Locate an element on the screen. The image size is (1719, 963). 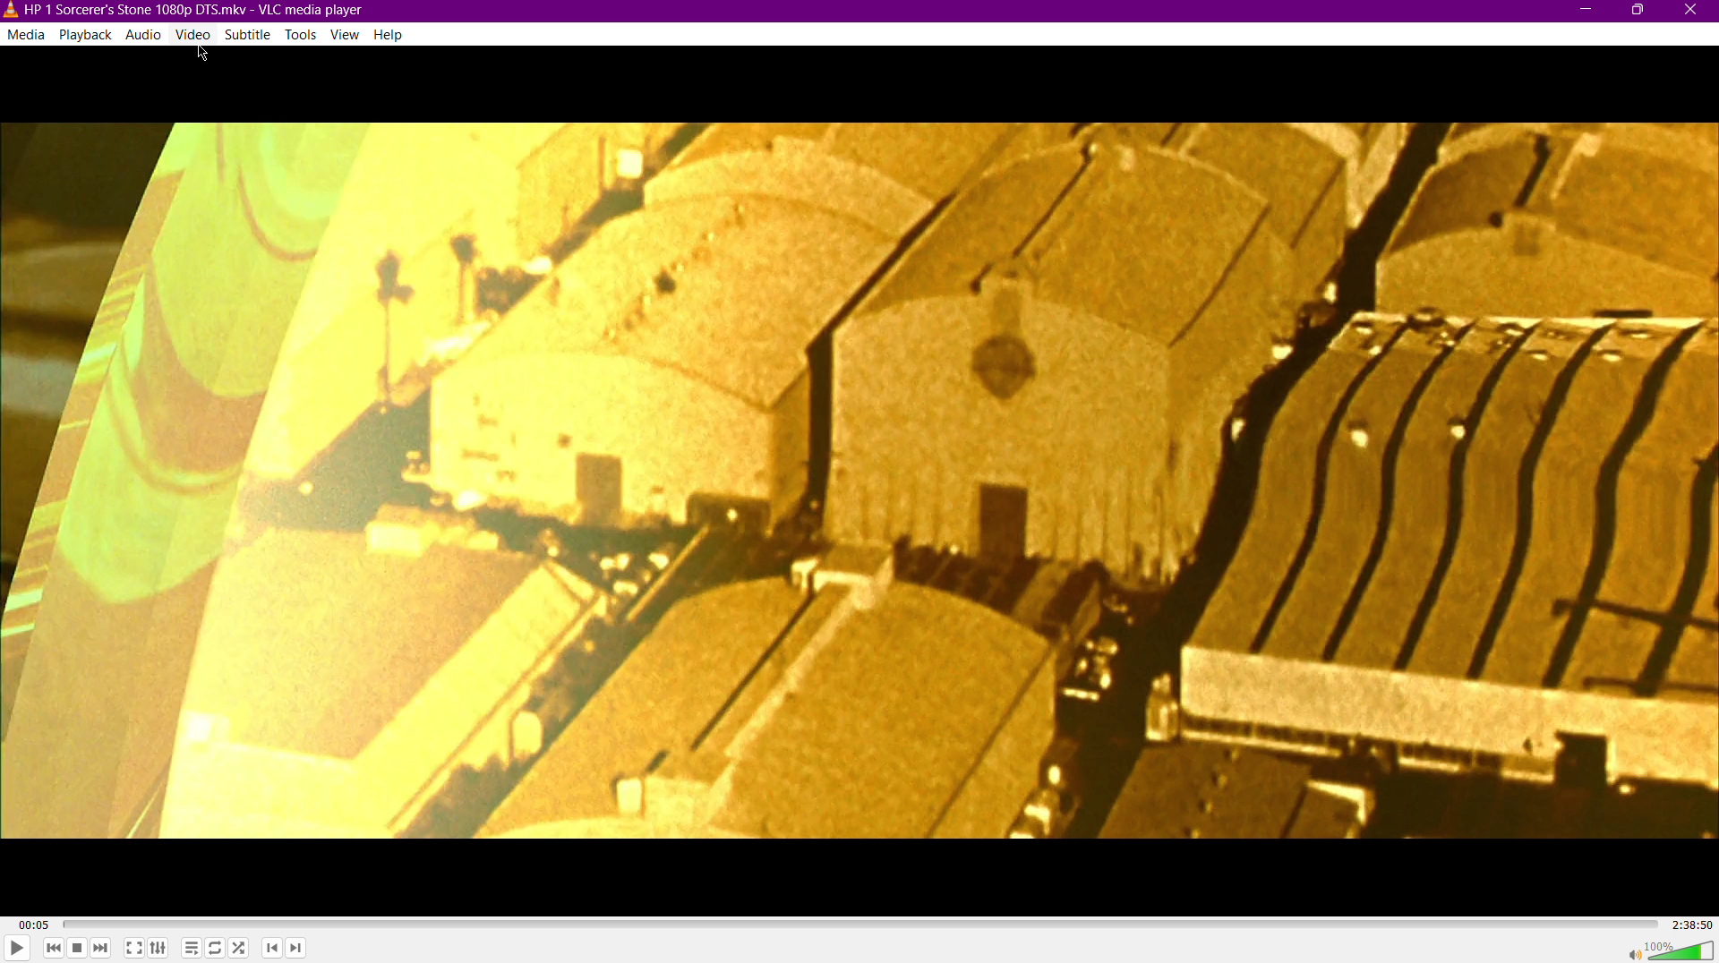
Video Display is located at coordinates (859, 480).